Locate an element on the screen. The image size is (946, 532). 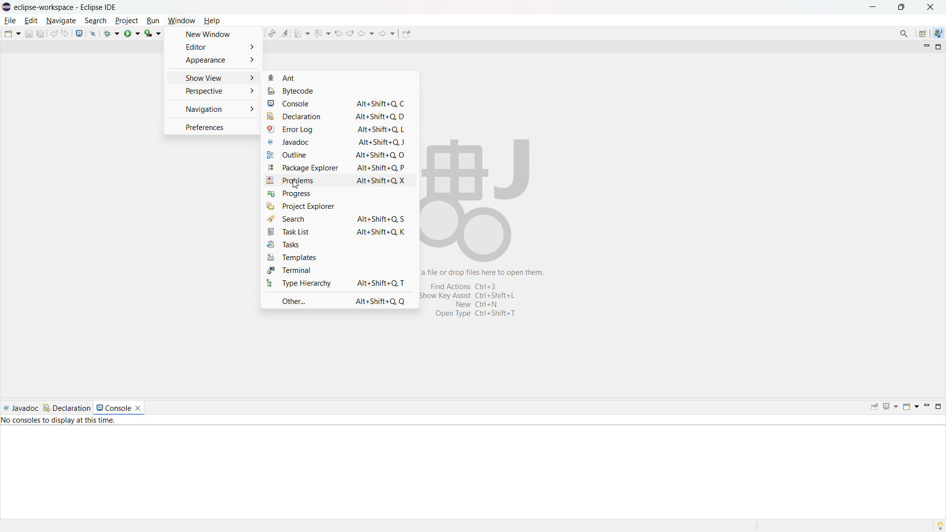
redo is located at coordinates (65, 33).